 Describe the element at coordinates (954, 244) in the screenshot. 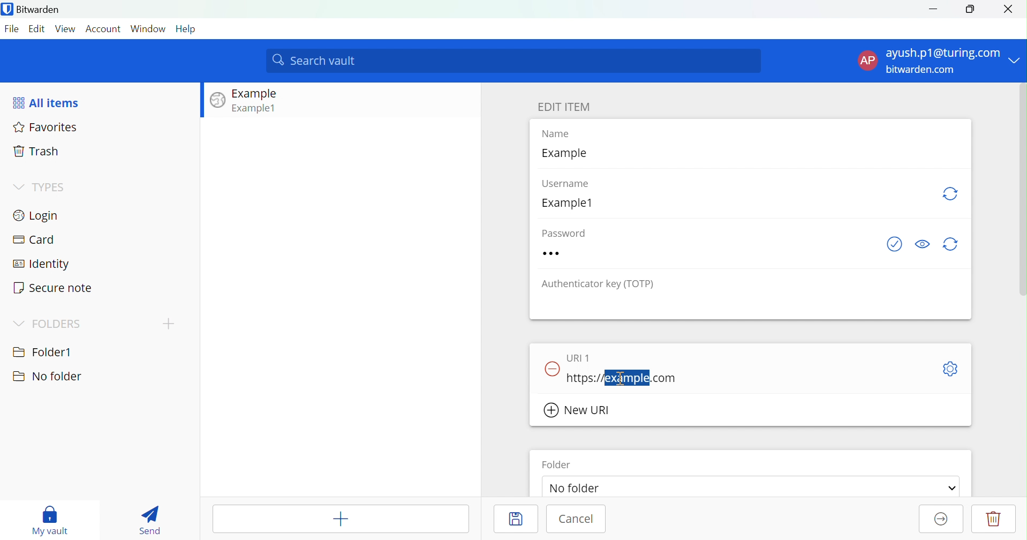

I see `Generate password` at that location.